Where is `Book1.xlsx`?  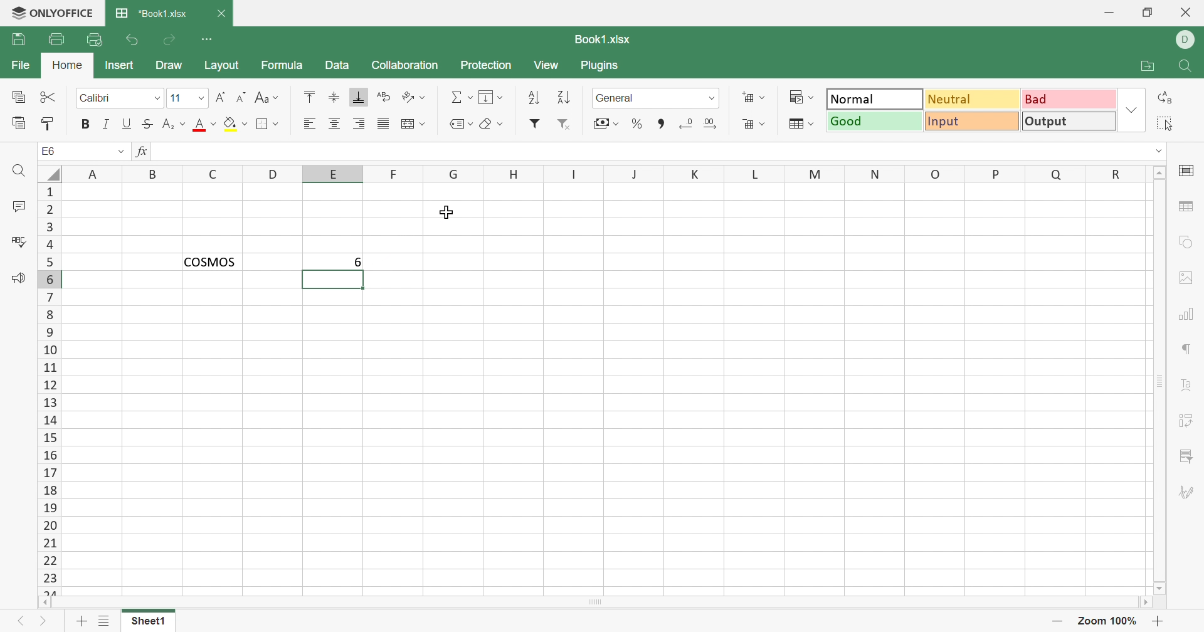
Book1.xlsx is located at coordinates (605, 39).